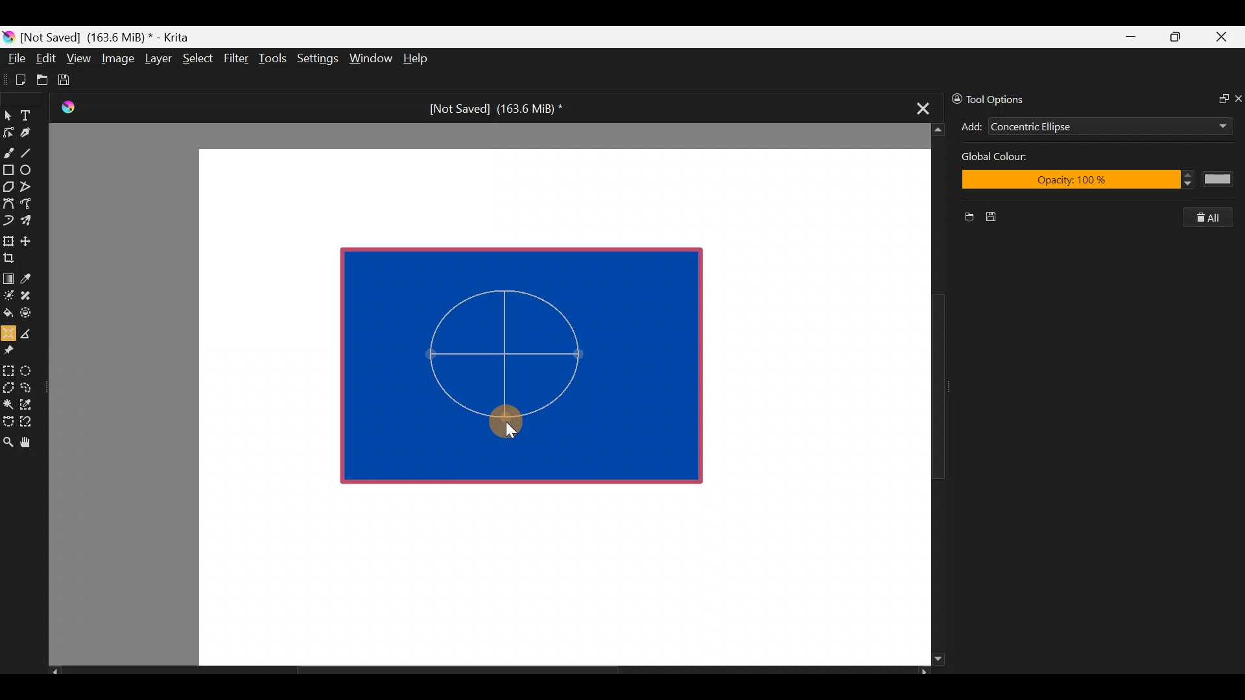 The image size is (1245, 700). Describe the element at coordinates (237, 58) in the screenshot. I see `Filter` at that location.